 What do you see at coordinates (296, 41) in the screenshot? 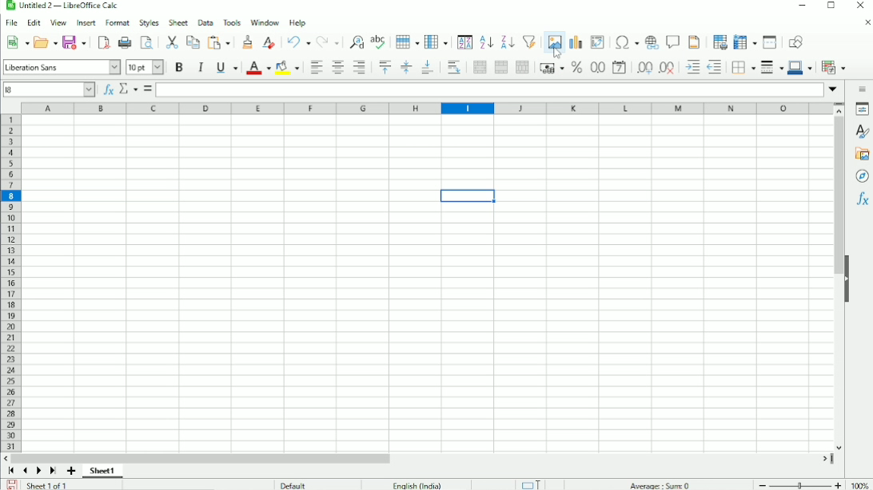
I see `undo` at bounding box center [296, 41].